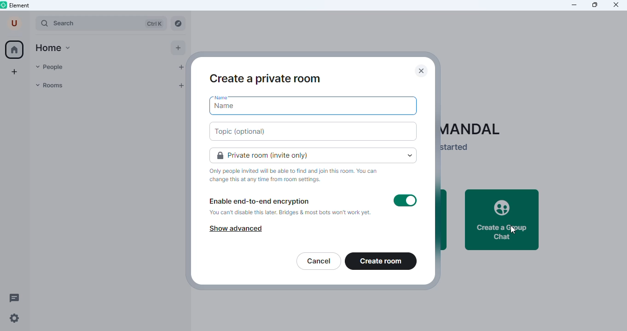 The image size is (627, 331). What do you see at coordinates (15, 297) in the screenshot?
I see `threads` at bounding box center [15, 297].